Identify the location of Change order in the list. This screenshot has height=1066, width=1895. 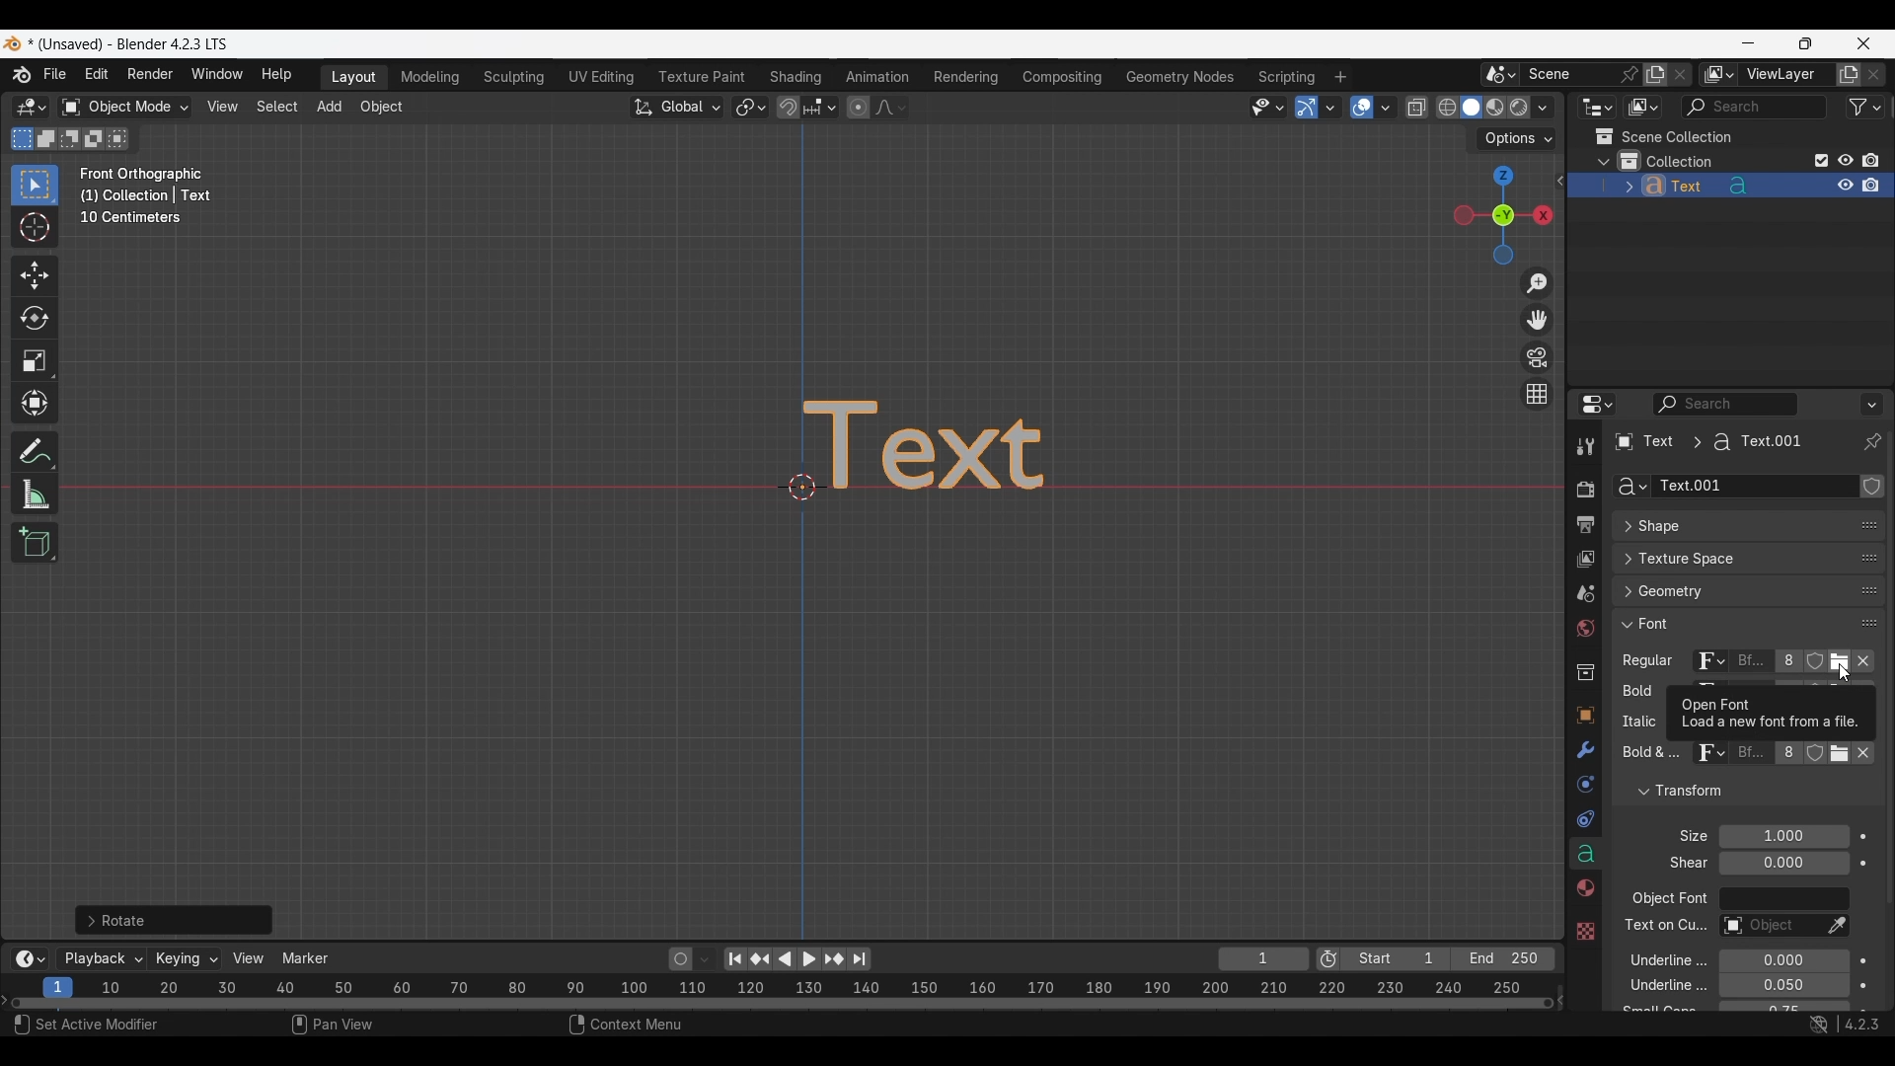
(1873, 488).